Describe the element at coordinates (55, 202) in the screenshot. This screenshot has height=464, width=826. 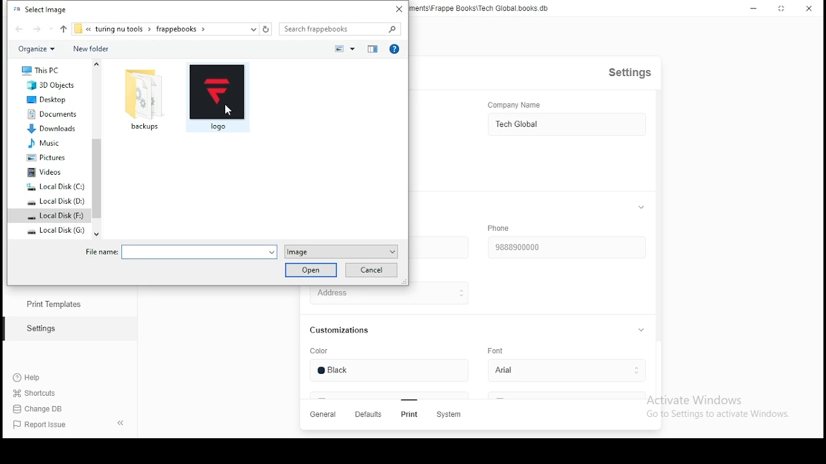
I see `Local Disk(D:)` at that location.